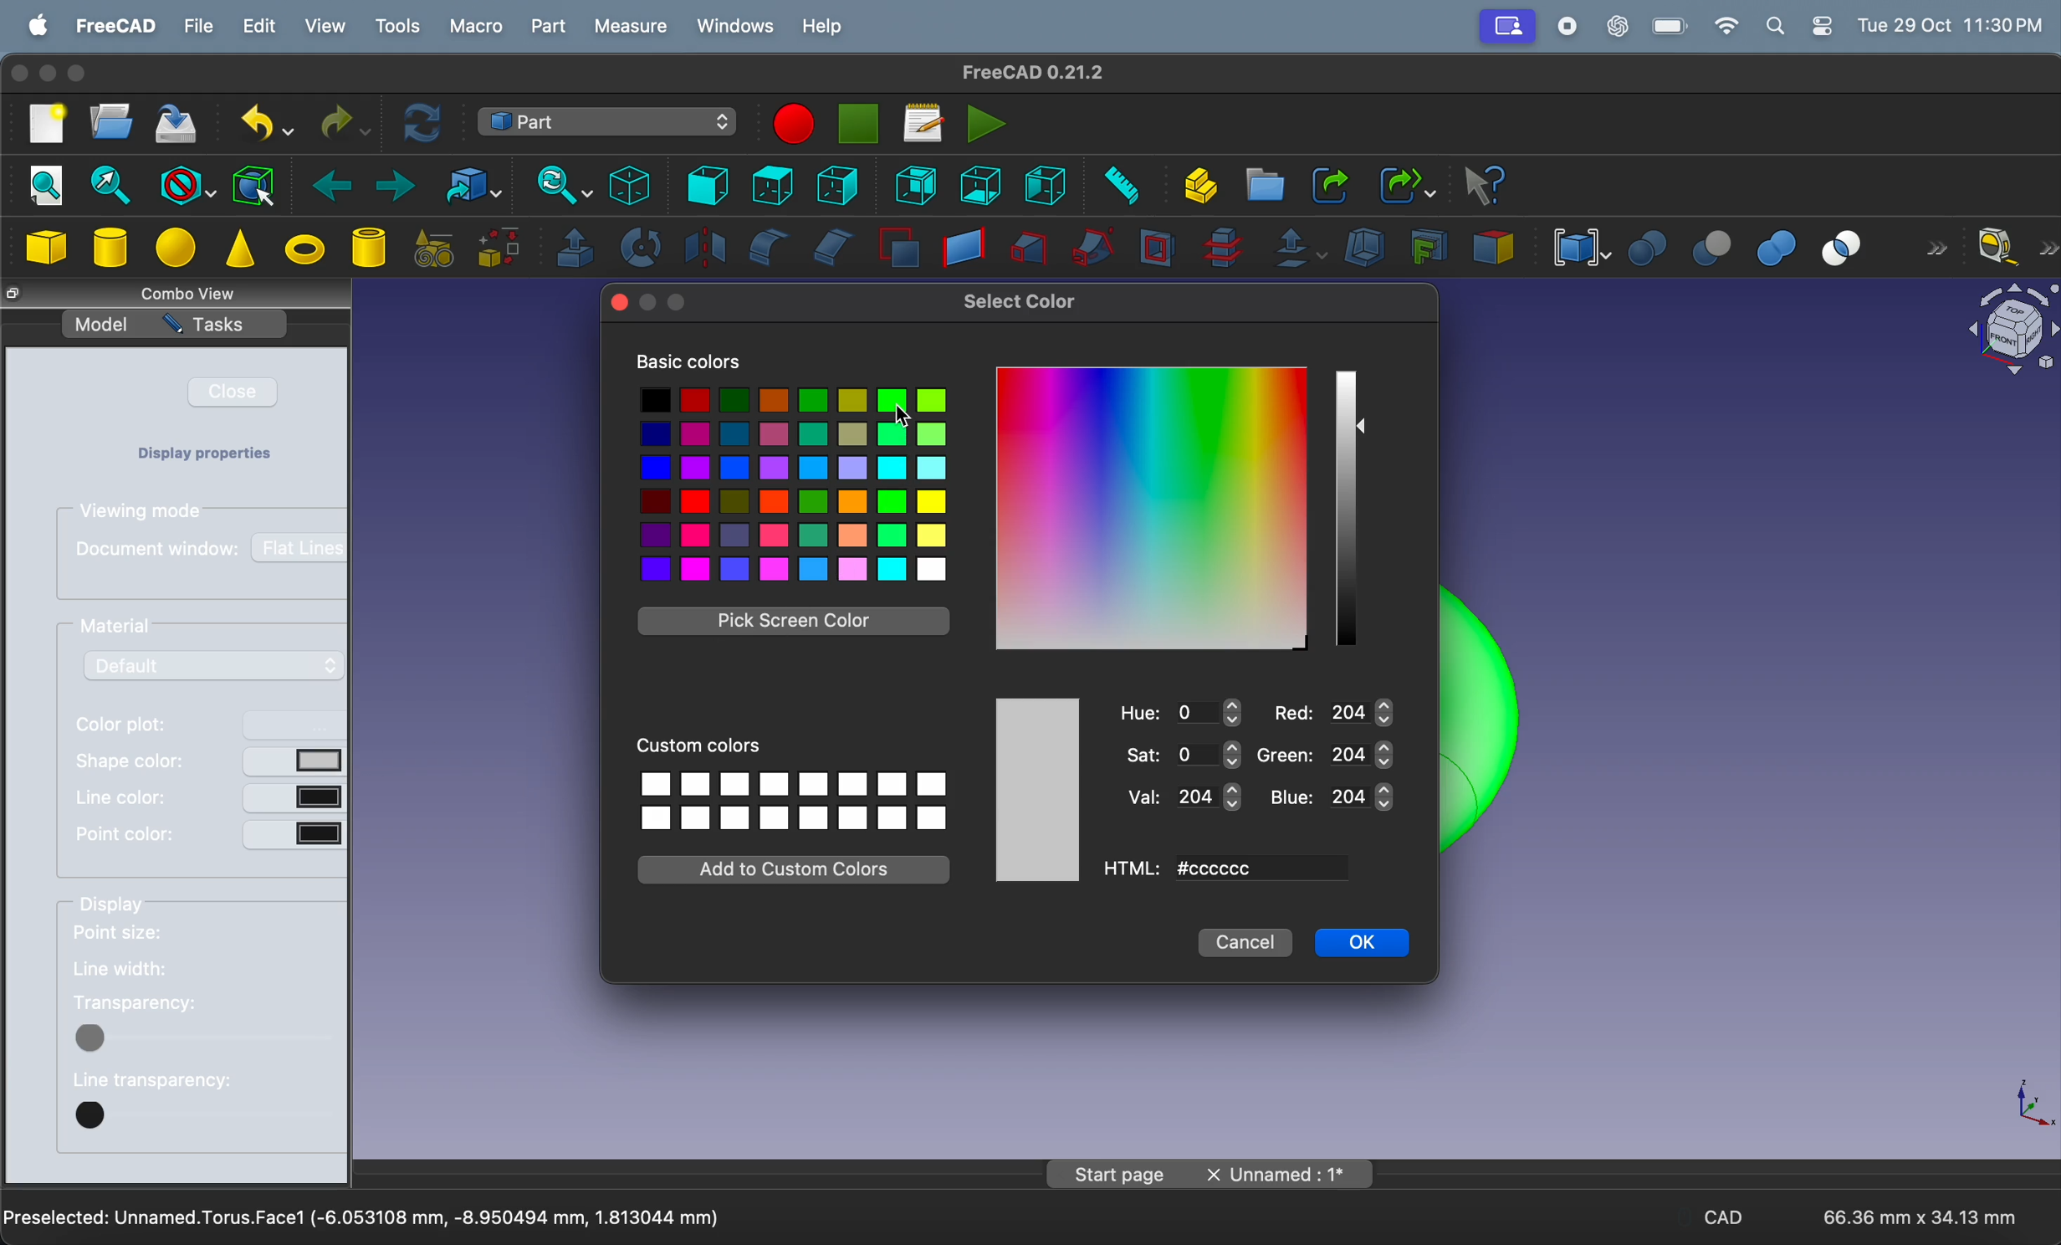  Describe the element at coordinates (734, 25) in the screenshot. I see `windows` at that location.